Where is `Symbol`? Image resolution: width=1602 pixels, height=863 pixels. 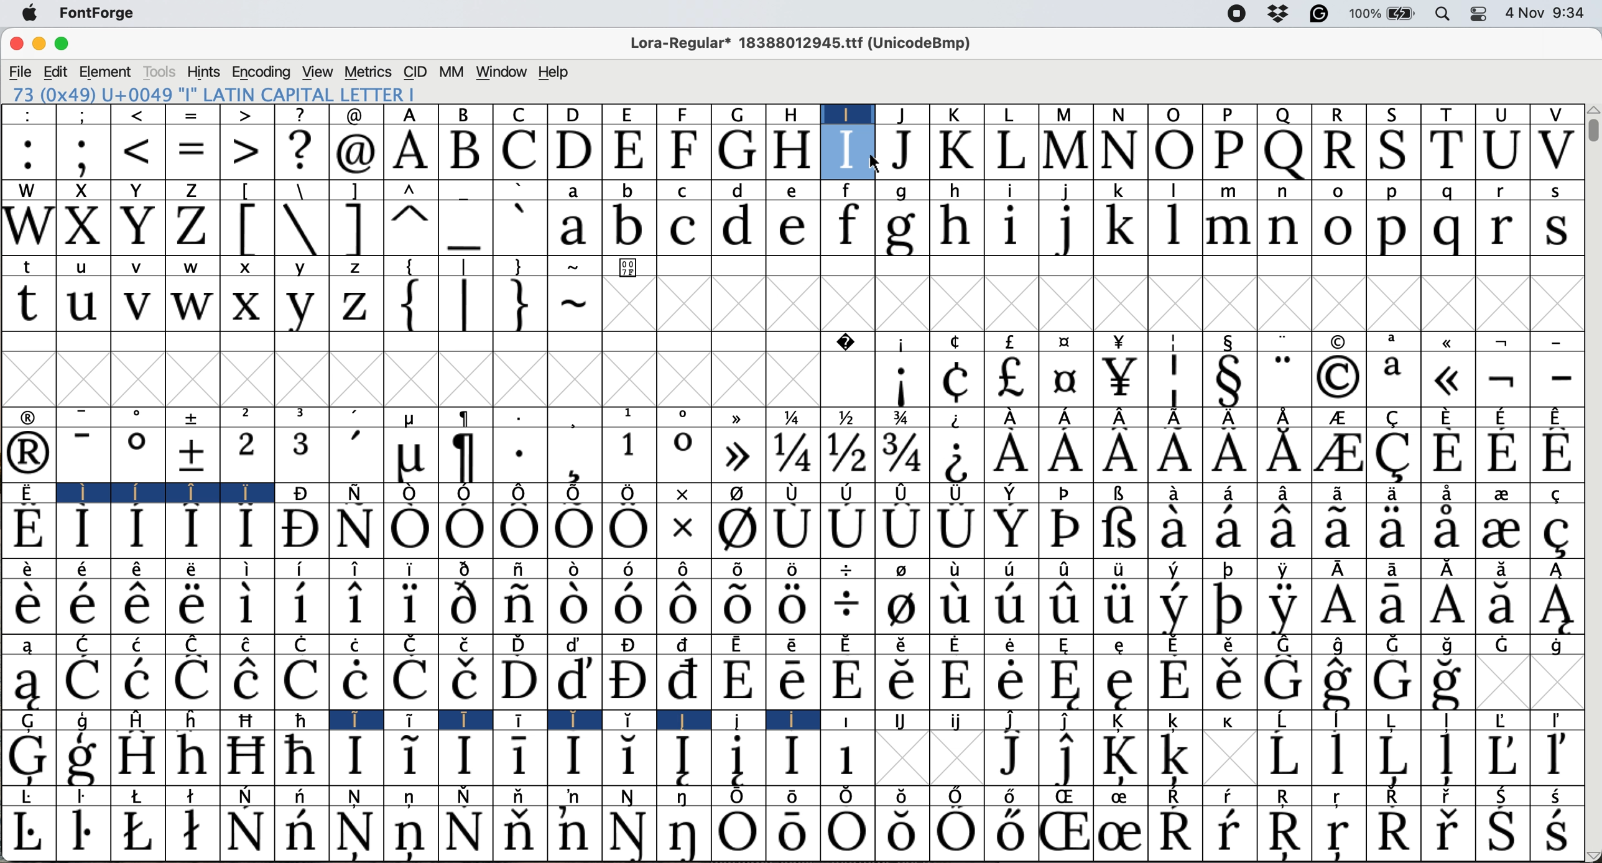 Symbol is located at coordinates (1122, 832).